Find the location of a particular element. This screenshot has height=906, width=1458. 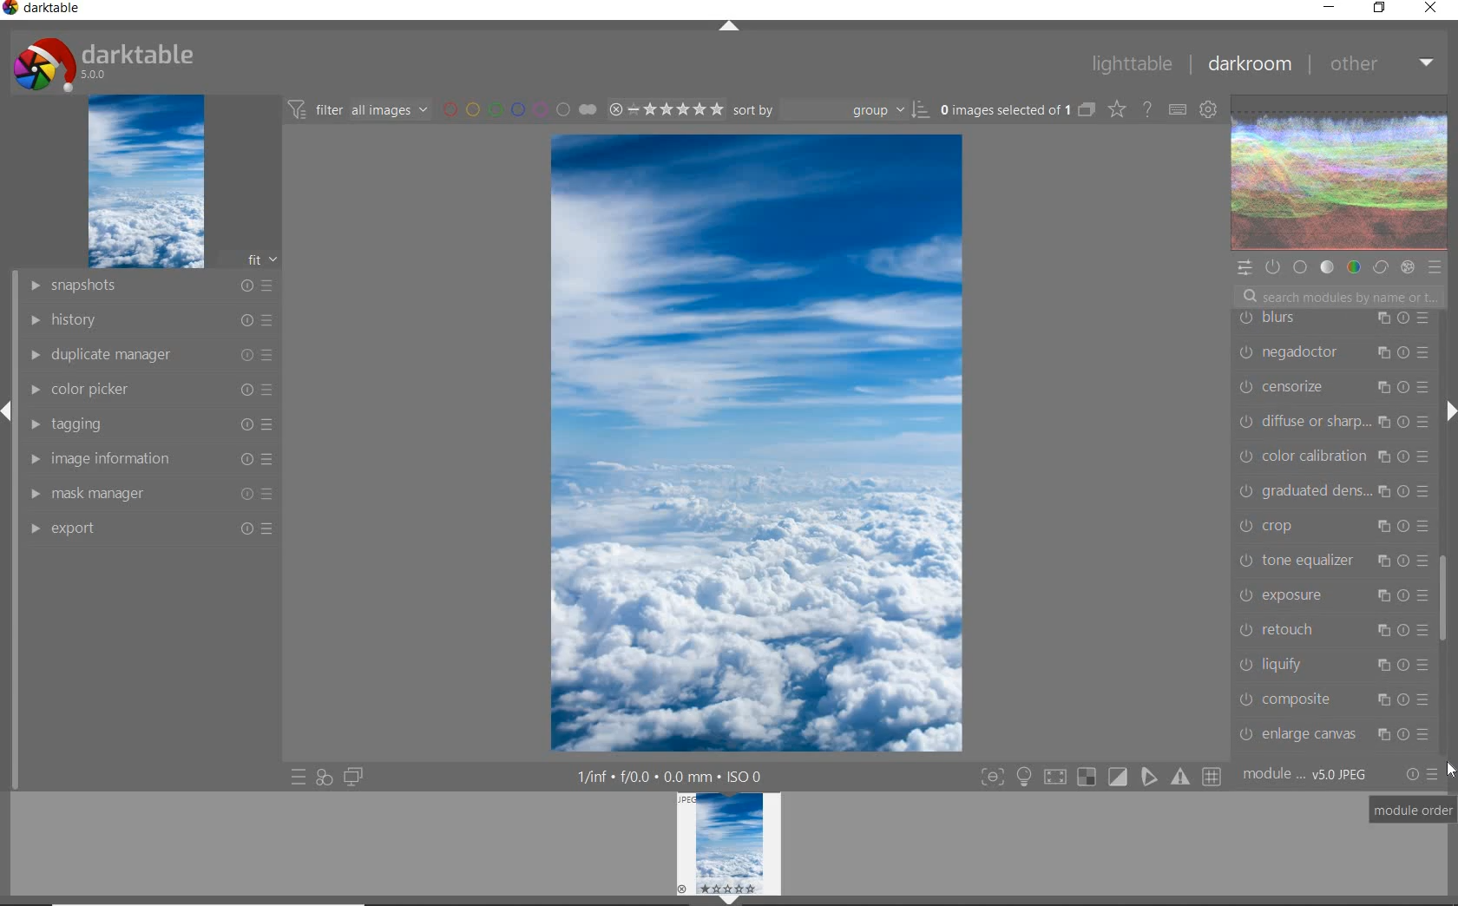

DEFINE KEYBOARD SHORTCUT is located at coordinates (1178, 111).